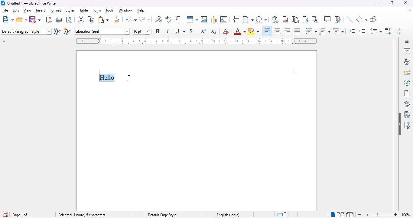 The height and width of the screenshot is (218, 413). I want to click on italic, so click(168, 31).